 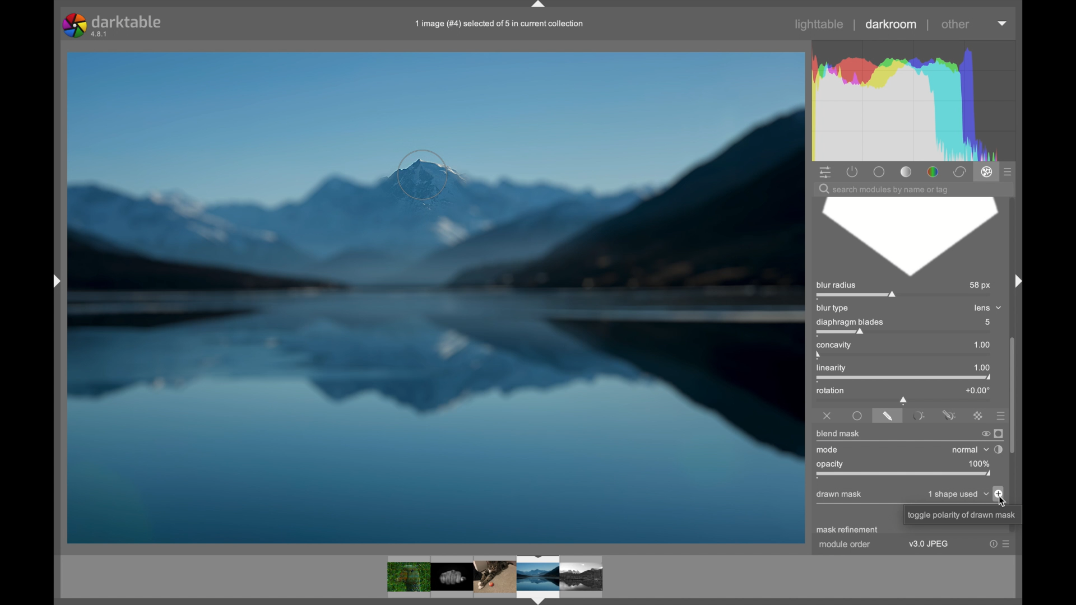 What do you see at coordinates (858, 416) in the screenshot?
I see `uniformly` at bounding box center [858, 416].